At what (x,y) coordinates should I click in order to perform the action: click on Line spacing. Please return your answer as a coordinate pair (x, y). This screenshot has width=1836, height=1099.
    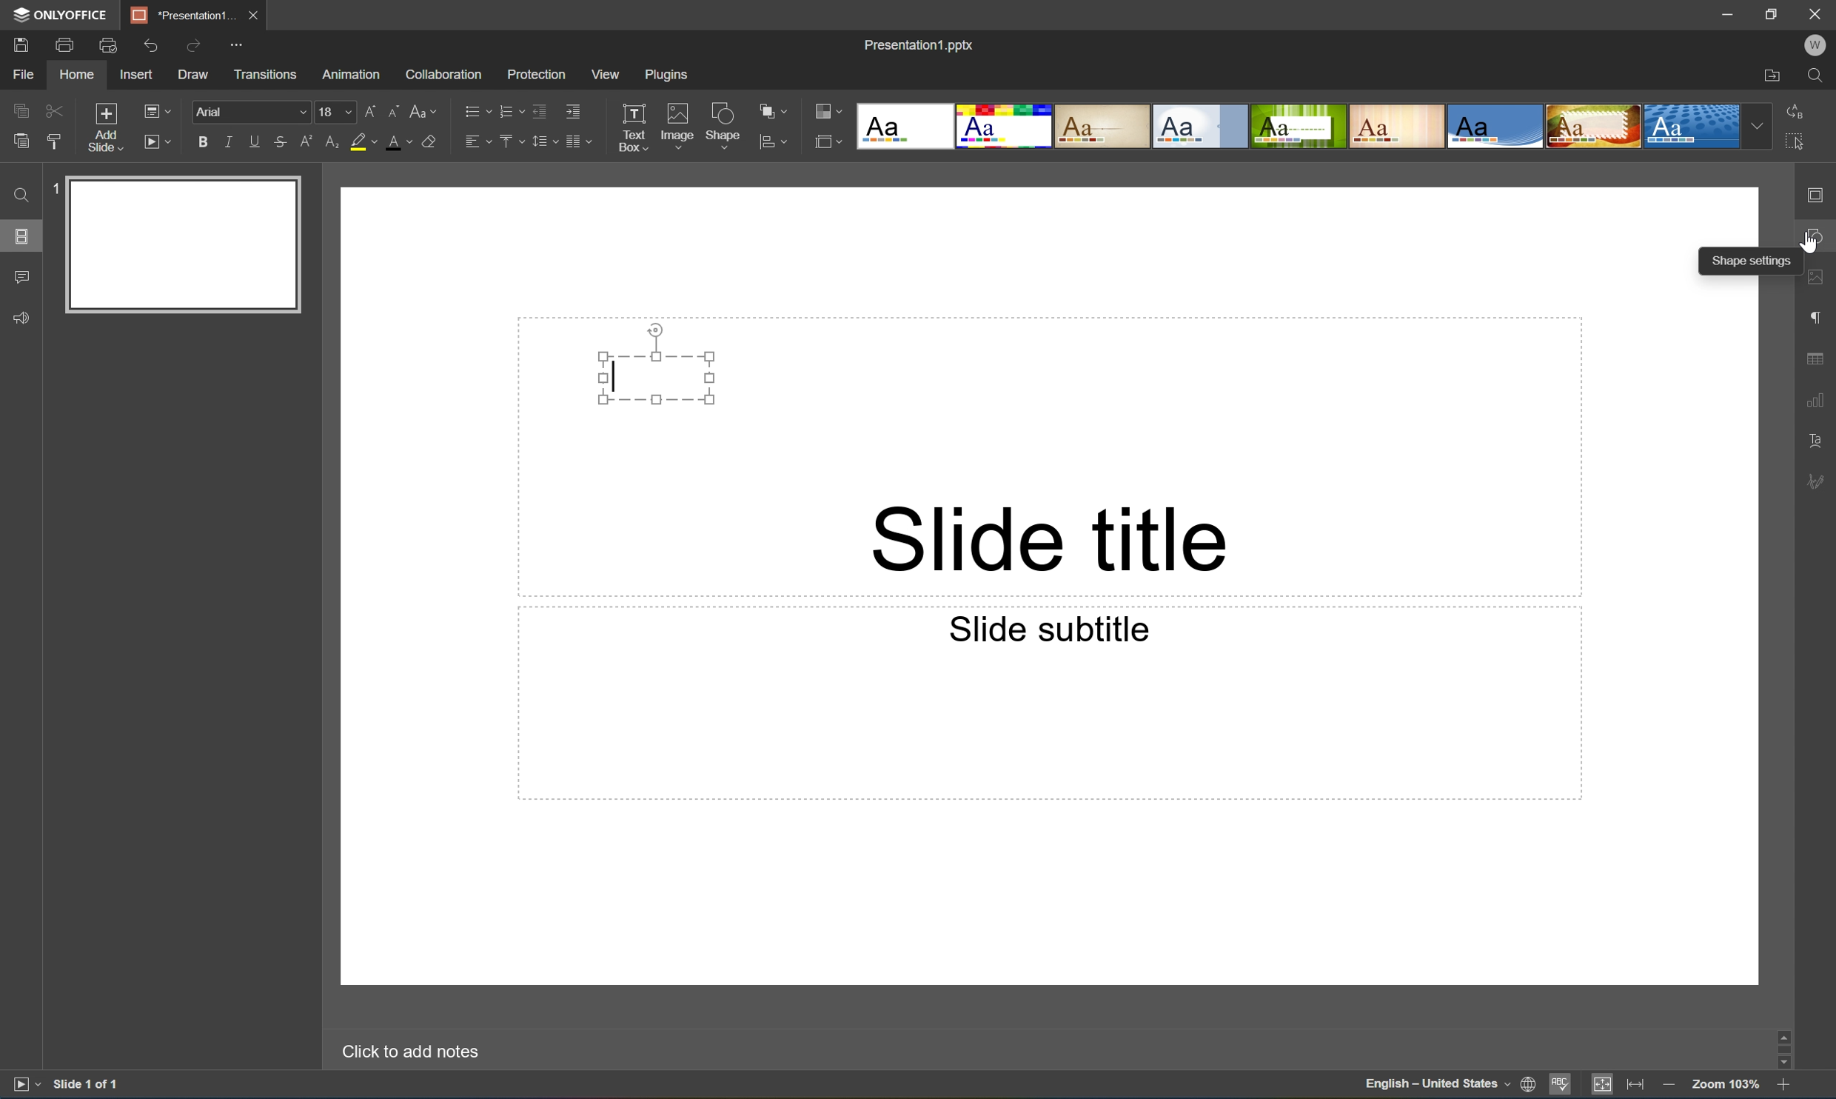
    Looking at the image, I should click on (543, 141).